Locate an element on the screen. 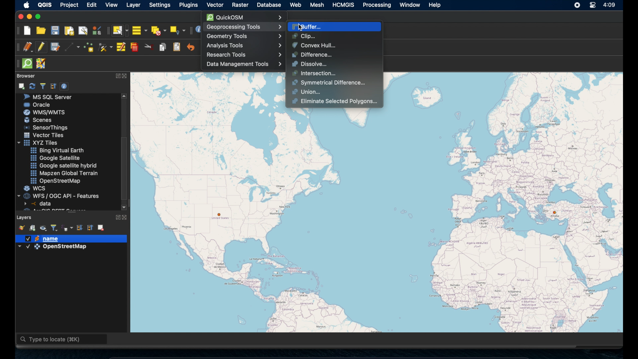 This screenshot has height=359, width=638. vector tiles is located at coordinates (44, 135).